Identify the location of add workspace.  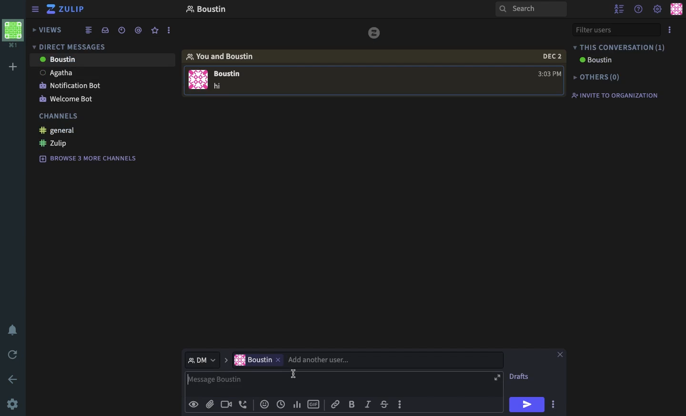
(13, 65).